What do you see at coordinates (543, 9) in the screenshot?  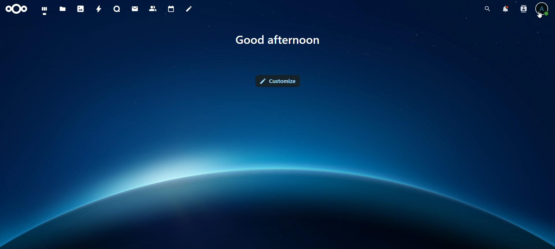 I see `view profile` at bounding box center [543, 9].